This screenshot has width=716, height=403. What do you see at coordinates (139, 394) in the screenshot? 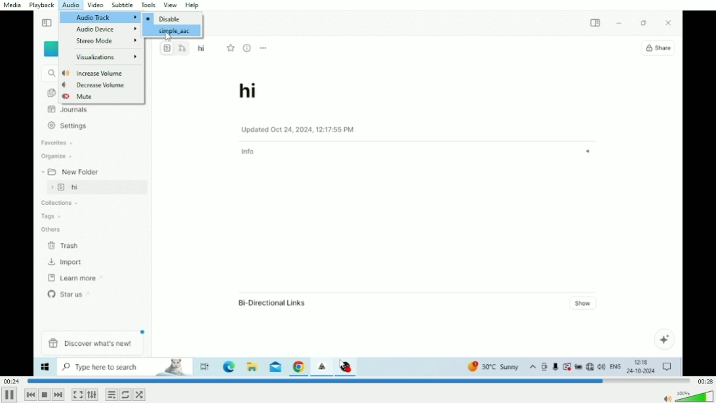
I see `Random` at bounding box center [139, 394].